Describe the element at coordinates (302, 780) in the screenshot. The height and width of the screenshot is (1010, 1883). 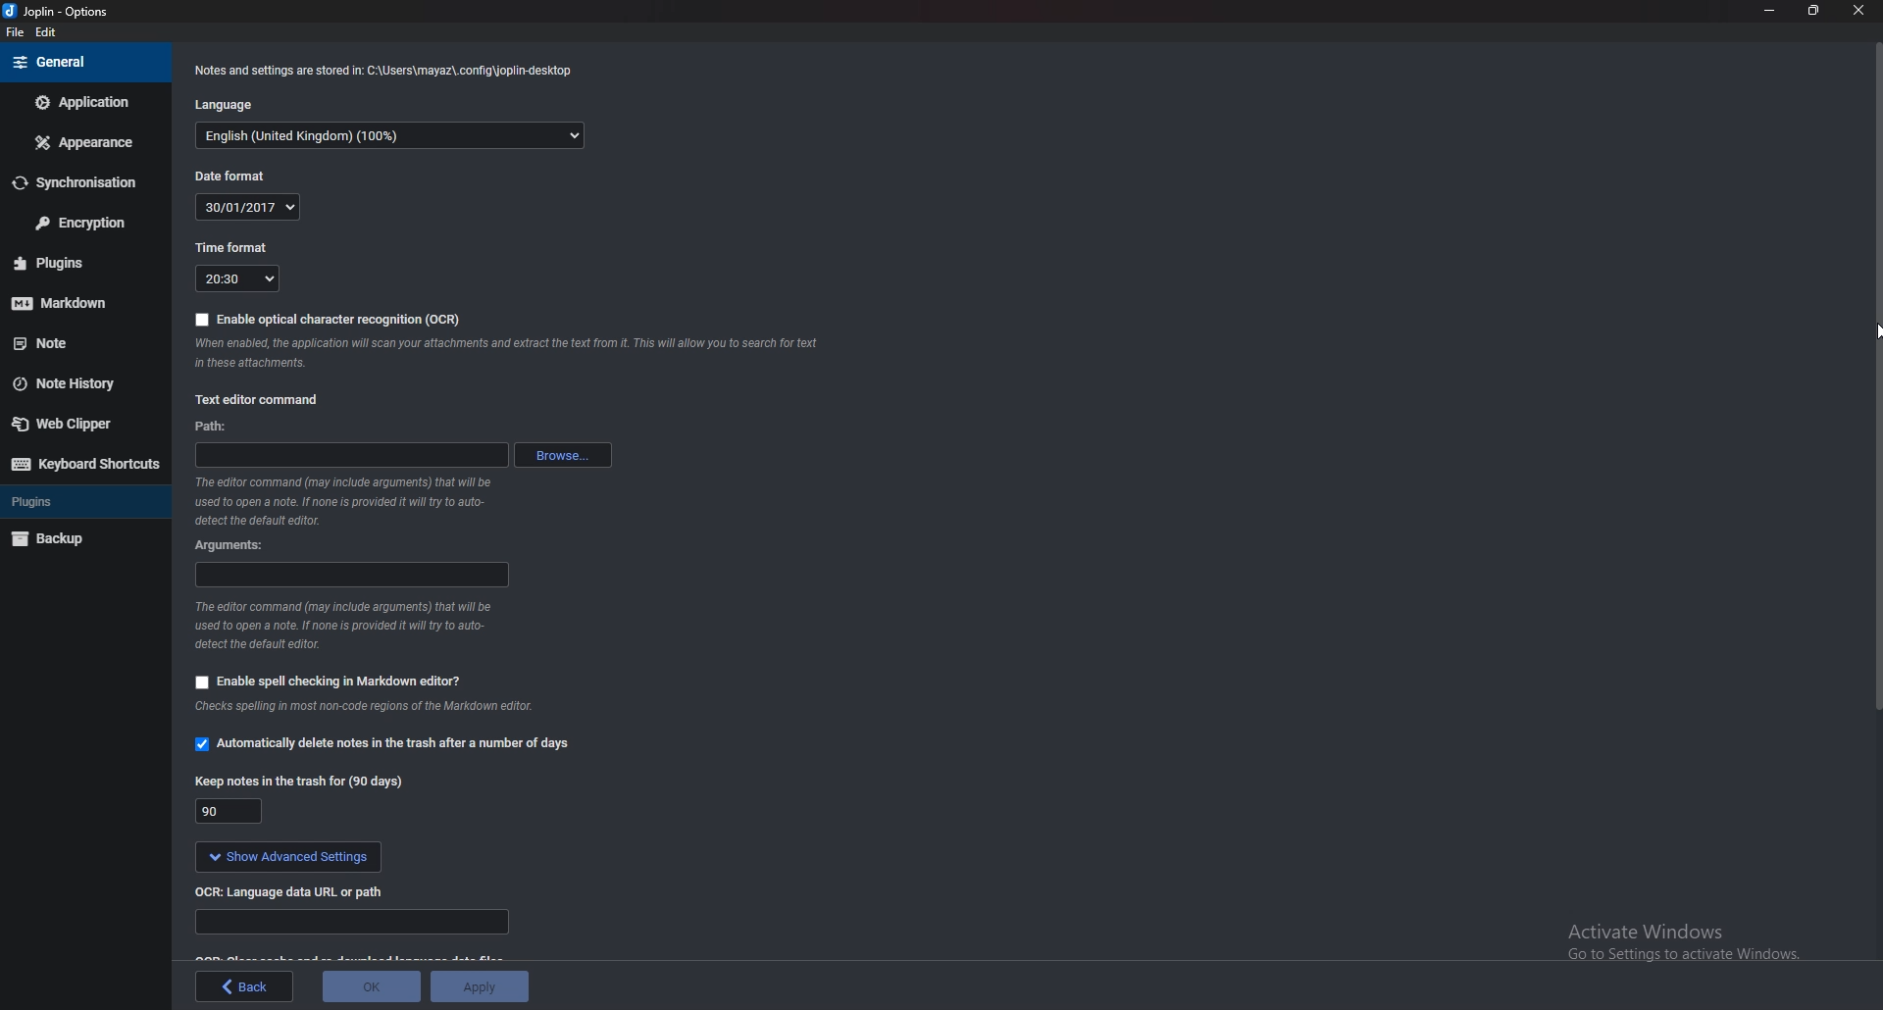
I see `Keep notes in the trash for` at that location.